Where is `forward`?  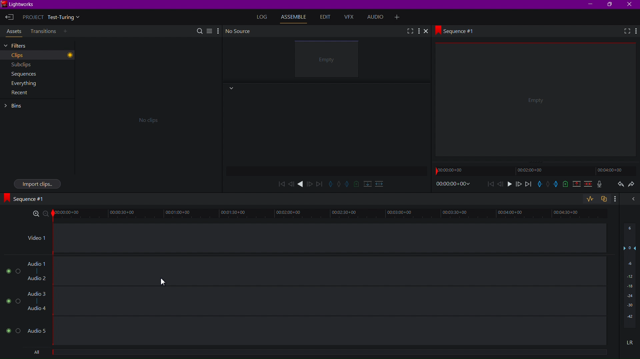 forward is located at coordinates (310, 183).